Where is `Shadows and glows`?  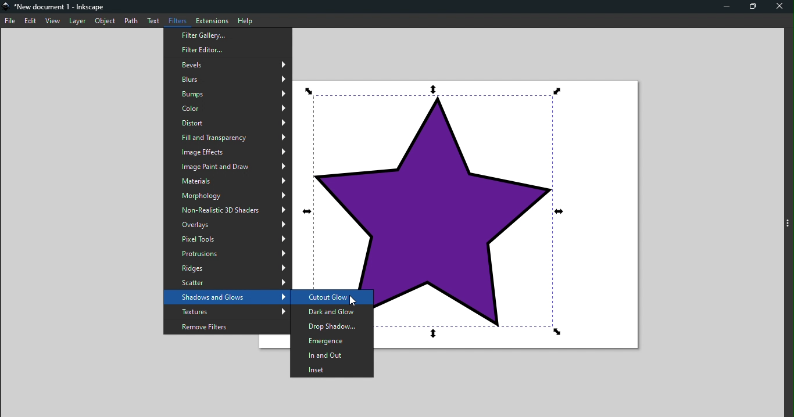
Shadows and glows is located at coordinates (227, 297).